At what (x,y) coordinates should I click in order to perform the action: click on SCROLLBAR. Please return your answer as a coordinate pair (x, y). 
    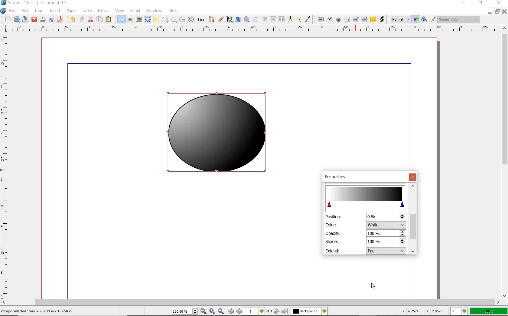
    Looking at the image, I should click on (505, 161).